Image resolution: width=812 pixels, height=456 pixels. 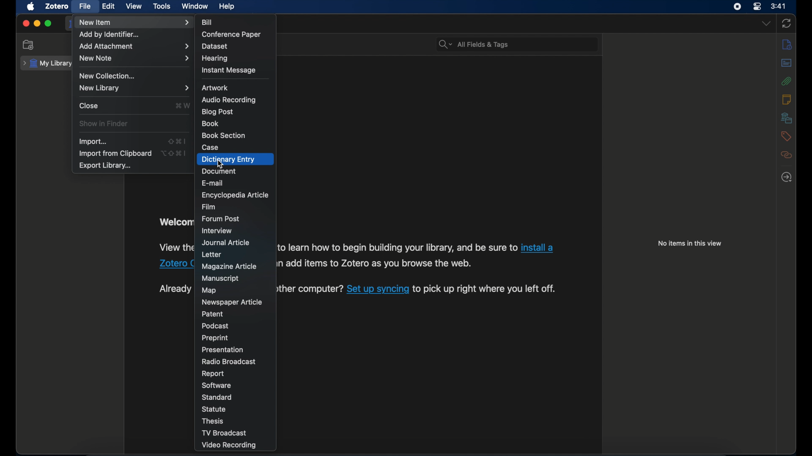 I want to click on all fields & tags, so click(x=474, y=44).